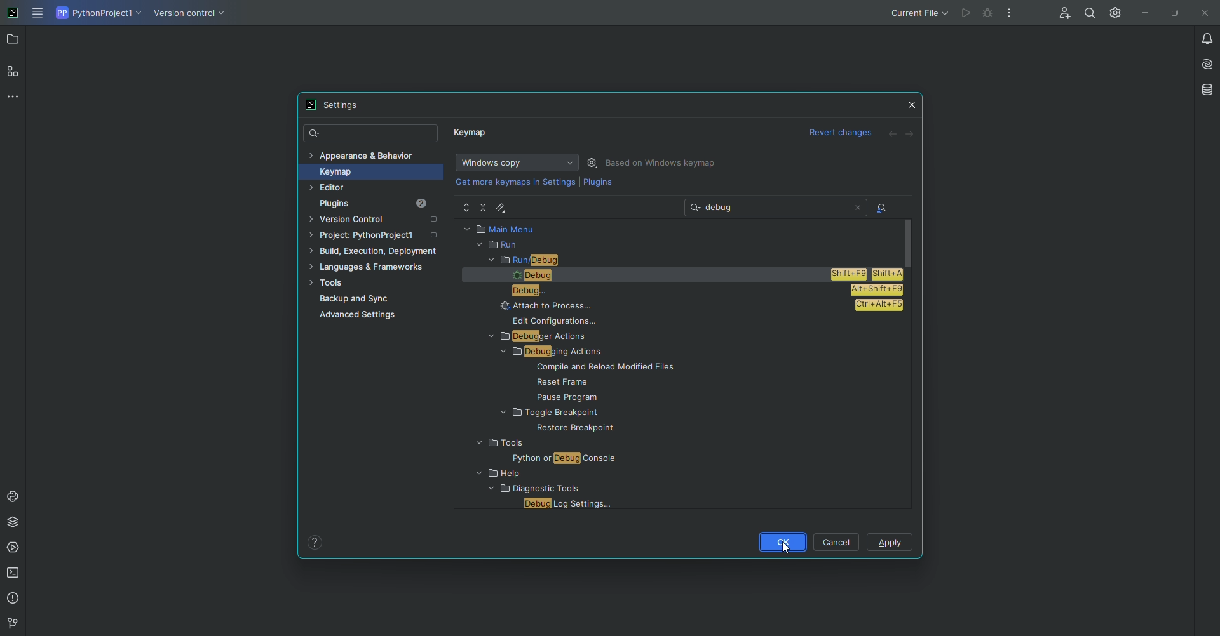 This screenshot has height=636, width=1220. Describe the element at coordinates (912, 102) in the screenshot. I see `Close` at that location.